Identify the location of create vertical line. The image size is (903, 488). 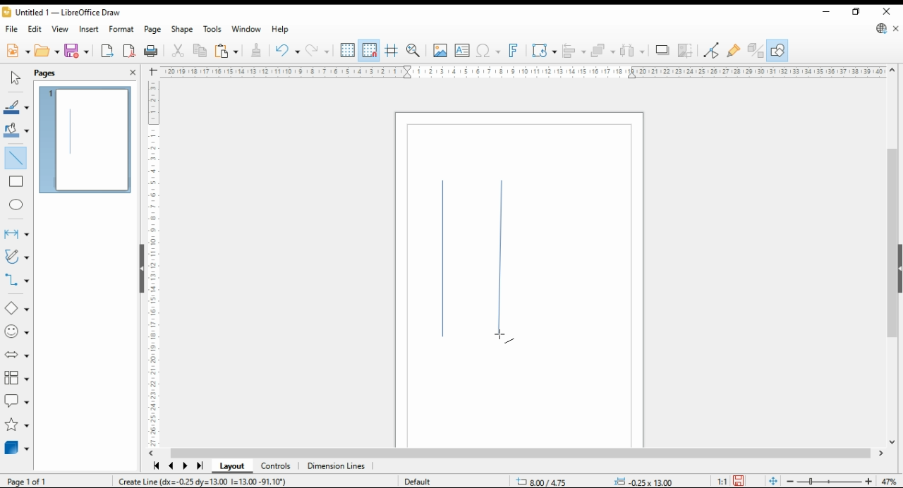
(222, 482).